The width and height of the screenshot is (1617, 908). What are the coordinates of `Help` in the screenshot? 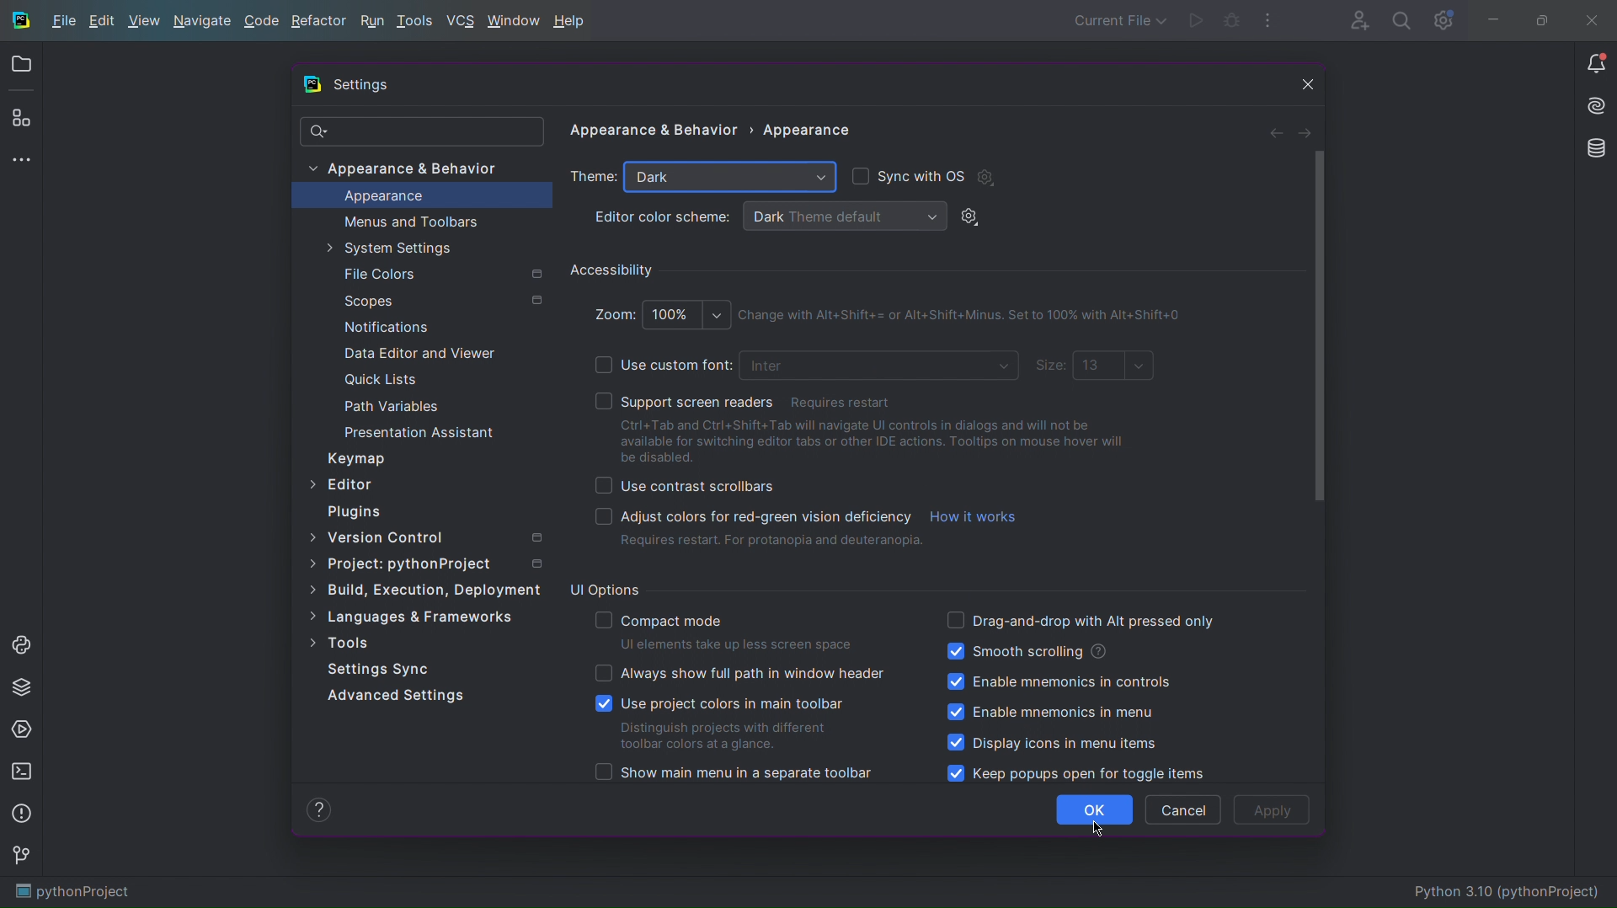 It's located at (318, 809).